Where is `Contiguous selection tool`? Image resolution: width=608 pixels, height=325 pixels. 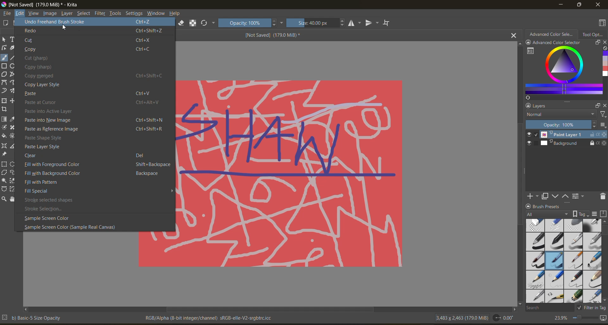 Contiguous selection tool is located at coordinates (4, 181).